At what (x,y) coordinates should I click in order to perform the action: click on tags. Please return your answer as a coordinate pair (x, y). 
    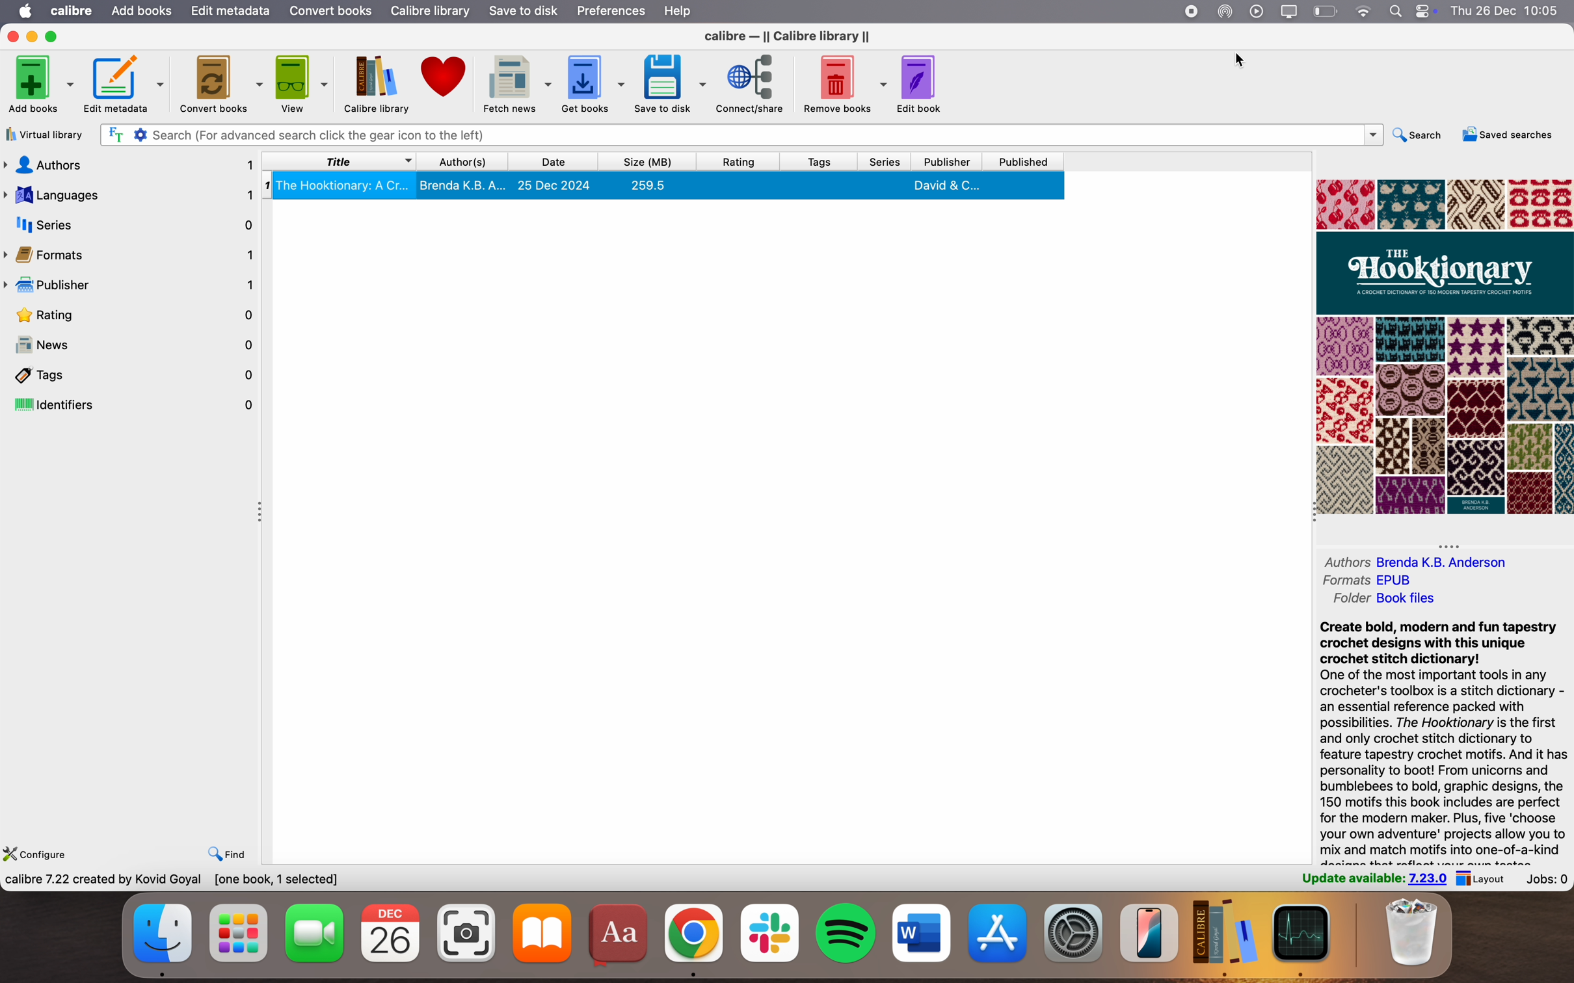
    Looking at the image, I should click on (134, 375).